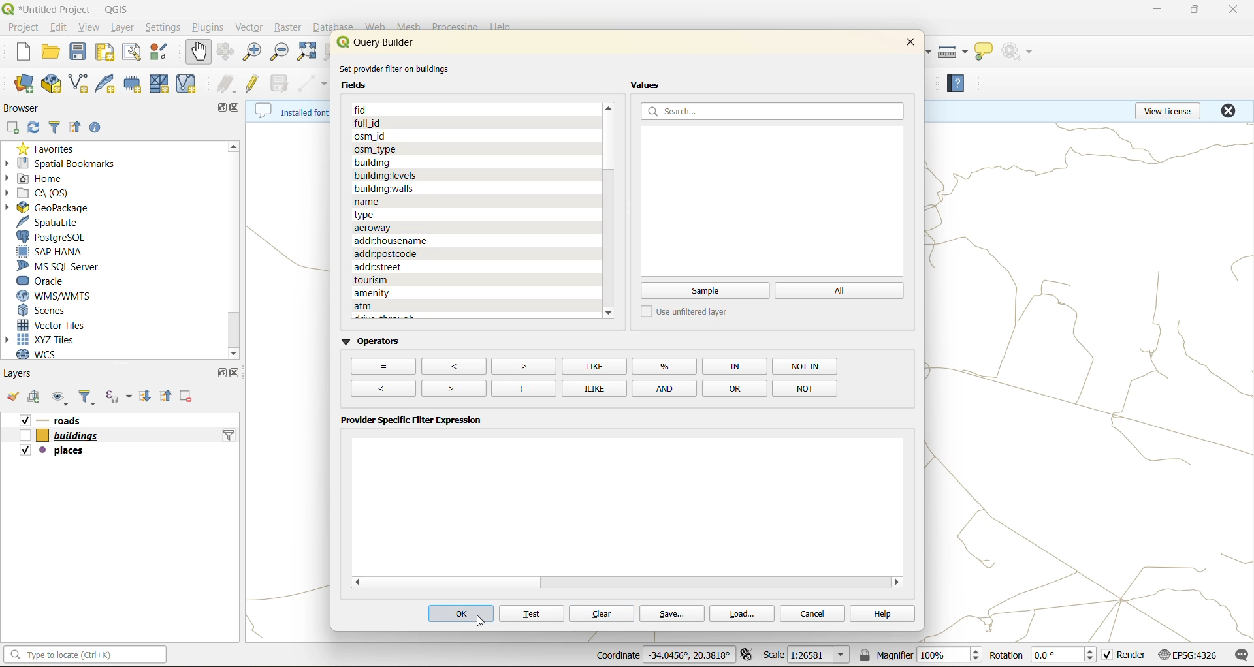 The width and height of the screenshot is (1254, 667). What do you see at coordinates (389, 174) in the screenshot?
I see `fields` at bounding box center [389, 174].